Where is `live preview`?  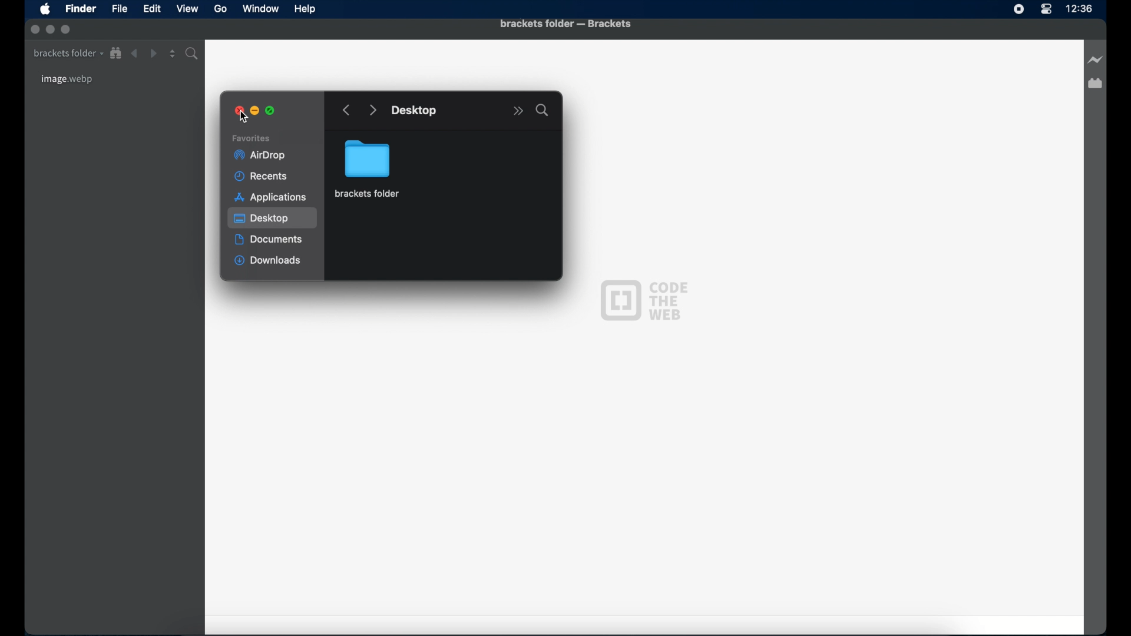 live preview is located at coordinates (1096, 59).